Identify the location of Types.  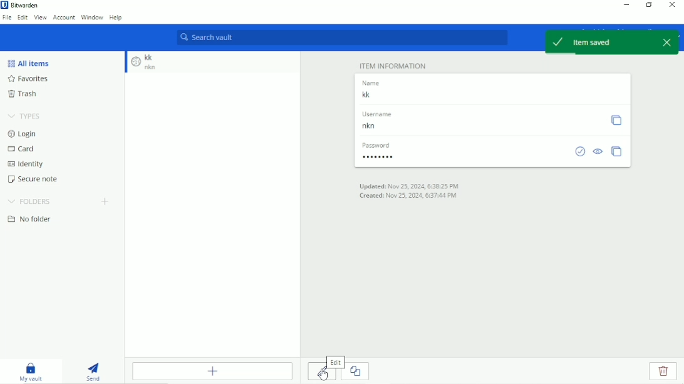
(26, 116).